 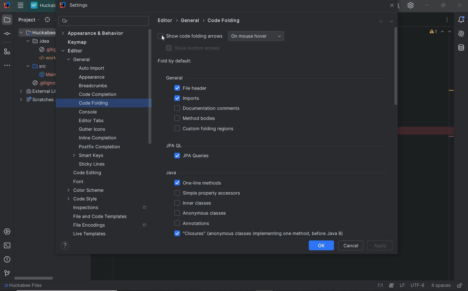 What do you see at coordinates (86, 208) in the screenshot?
I see `inspections` at bounding box center [86, 208].